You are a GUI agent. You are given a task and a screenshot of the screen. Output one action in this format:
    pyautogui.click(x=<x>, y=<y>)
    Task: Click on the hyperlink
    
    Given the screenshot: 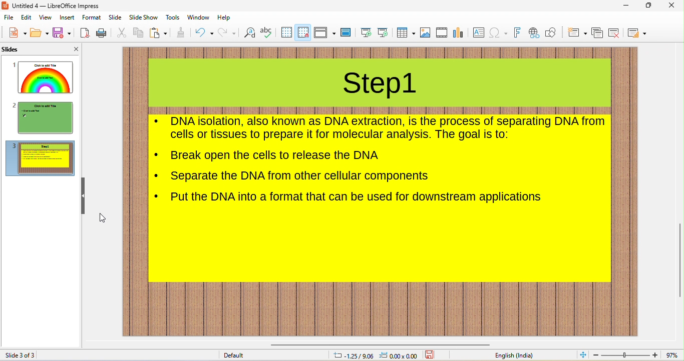 What is the action you would take?
    pyautogui.click(x=534, y=33)
    